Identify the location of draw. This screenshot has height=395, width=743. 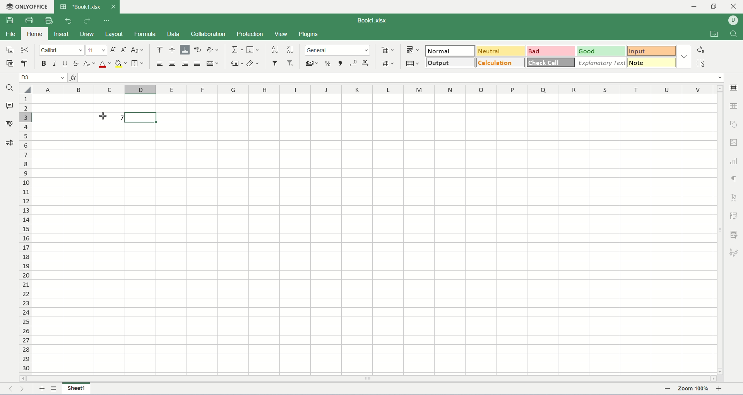
(89, 34).